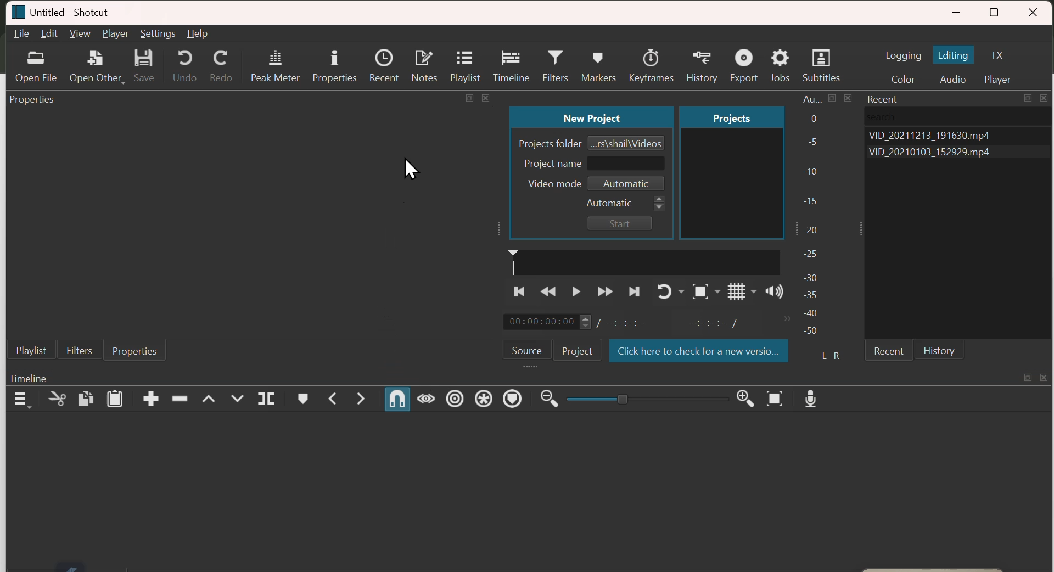 The width and height of the screenshot is (1054, 572). What do you see at coordinates (821, 60) in the screenshot?
I see `Subtitles` at bounding box center [821, 60].